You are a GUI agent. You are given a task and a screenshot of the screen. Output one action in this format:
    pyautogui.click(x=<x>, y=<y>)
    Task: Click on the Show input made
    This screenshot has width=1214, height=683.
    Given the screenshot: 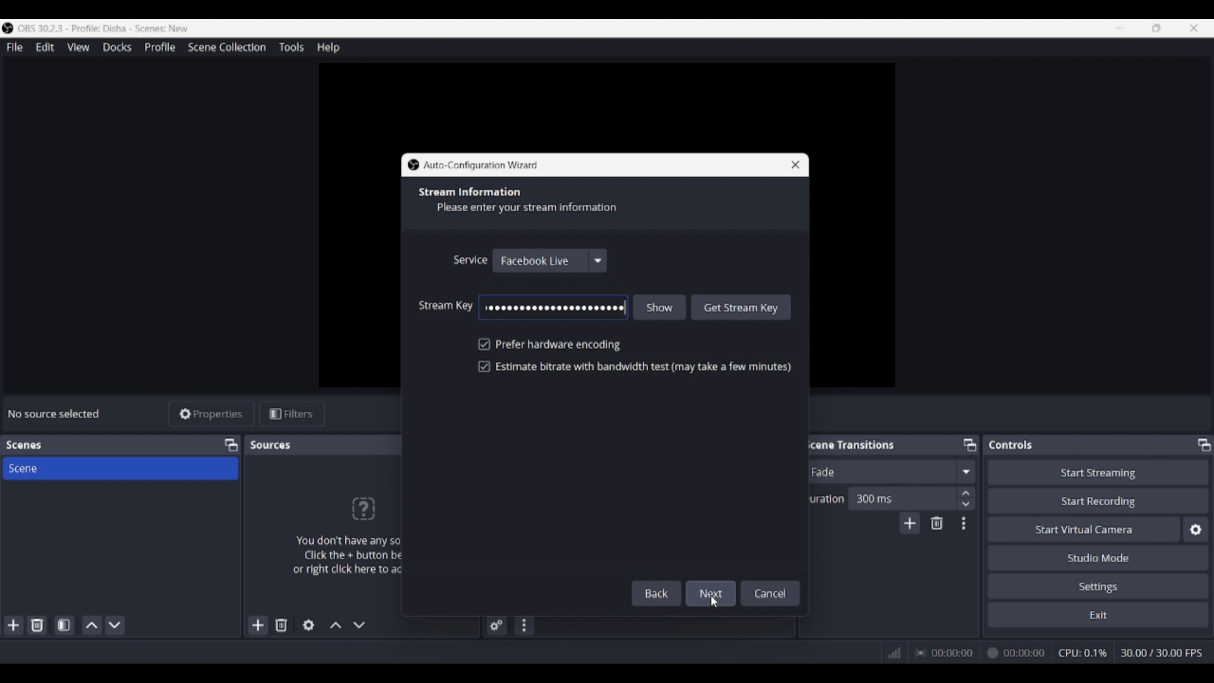 What is the action you would take?
    pyautogui.click(x=660, y=307)
    